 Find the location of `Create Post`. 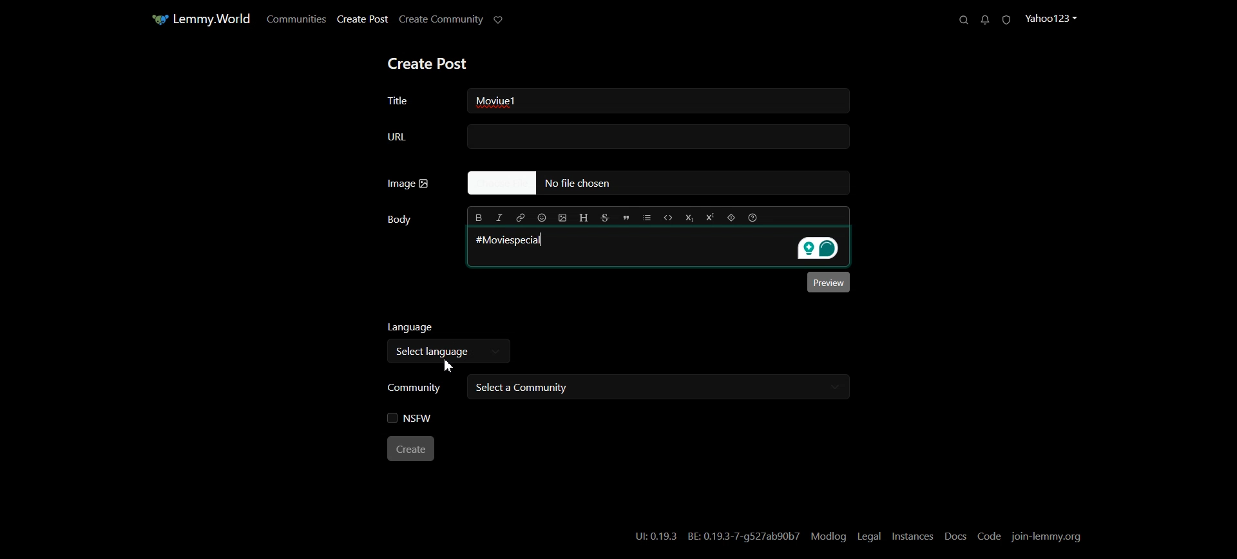

Create Post is located at coordinates (361, 19).